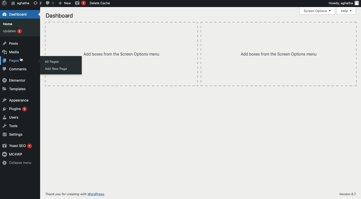  Describe the element at coordinates (17, 146) in the screenshot. I see `Yoast` at that location.